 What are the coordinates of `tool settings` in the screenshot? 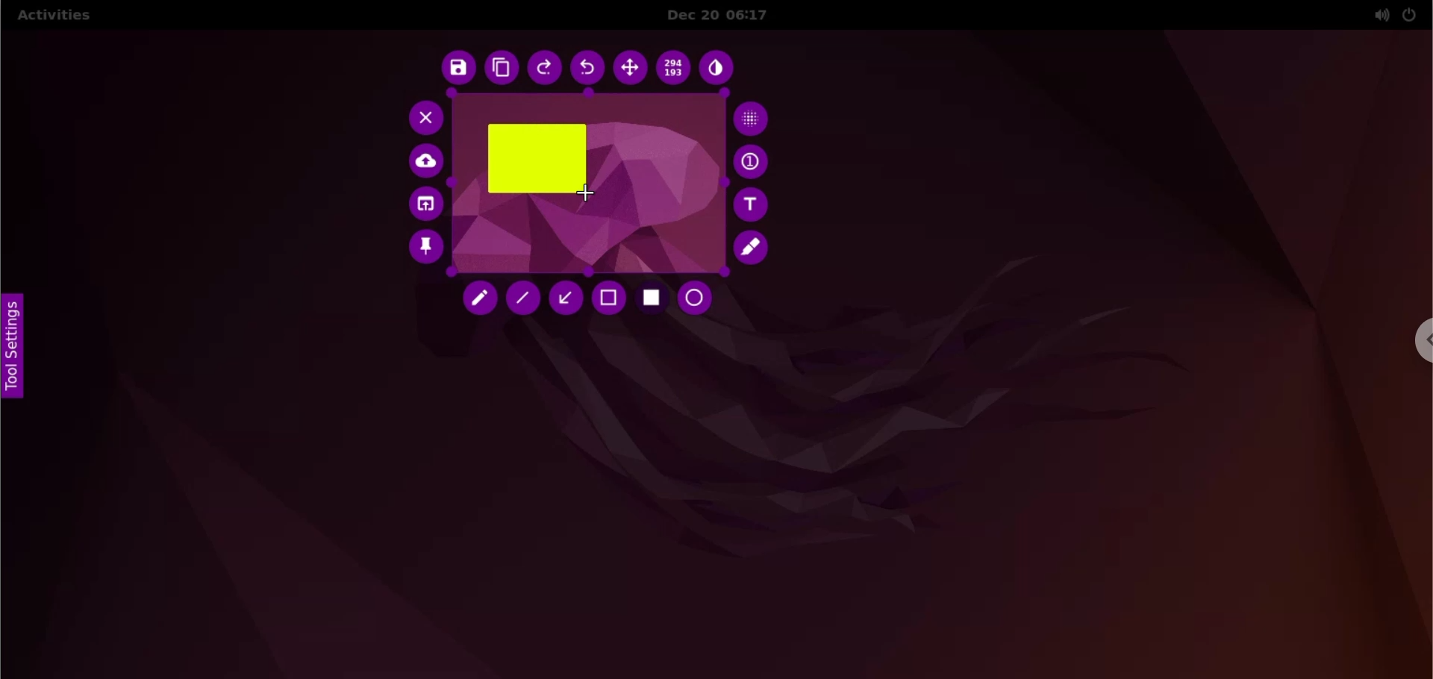 It's located at (18, 348).